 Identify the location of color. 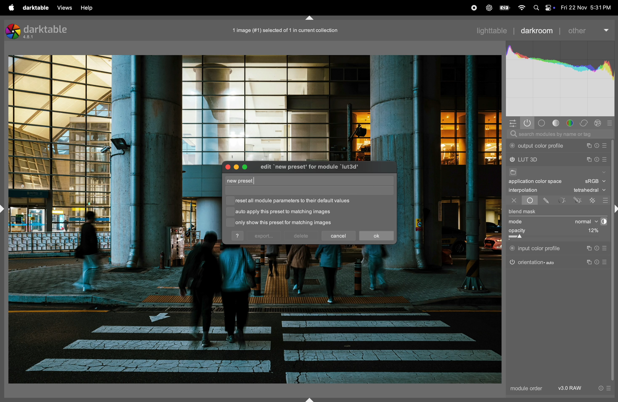
(572, 123).